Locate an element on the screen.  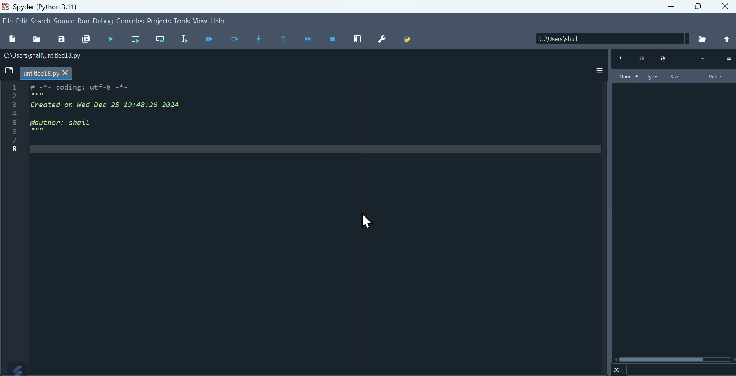
Option is located at coordinates (728, 58).